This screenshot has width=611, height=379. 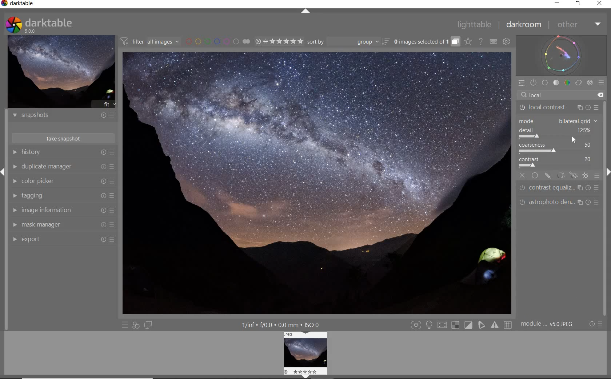 What do you see at coordinates (279, 42) in the screenshot?
I see `RANGE RATING OF SELECTED IMAGES` at bounding box center [279, 42].